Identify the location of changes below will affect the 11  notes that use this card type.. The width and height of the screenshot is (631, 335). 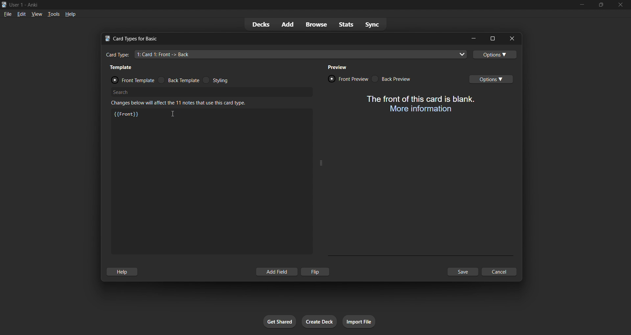
(181, 103).